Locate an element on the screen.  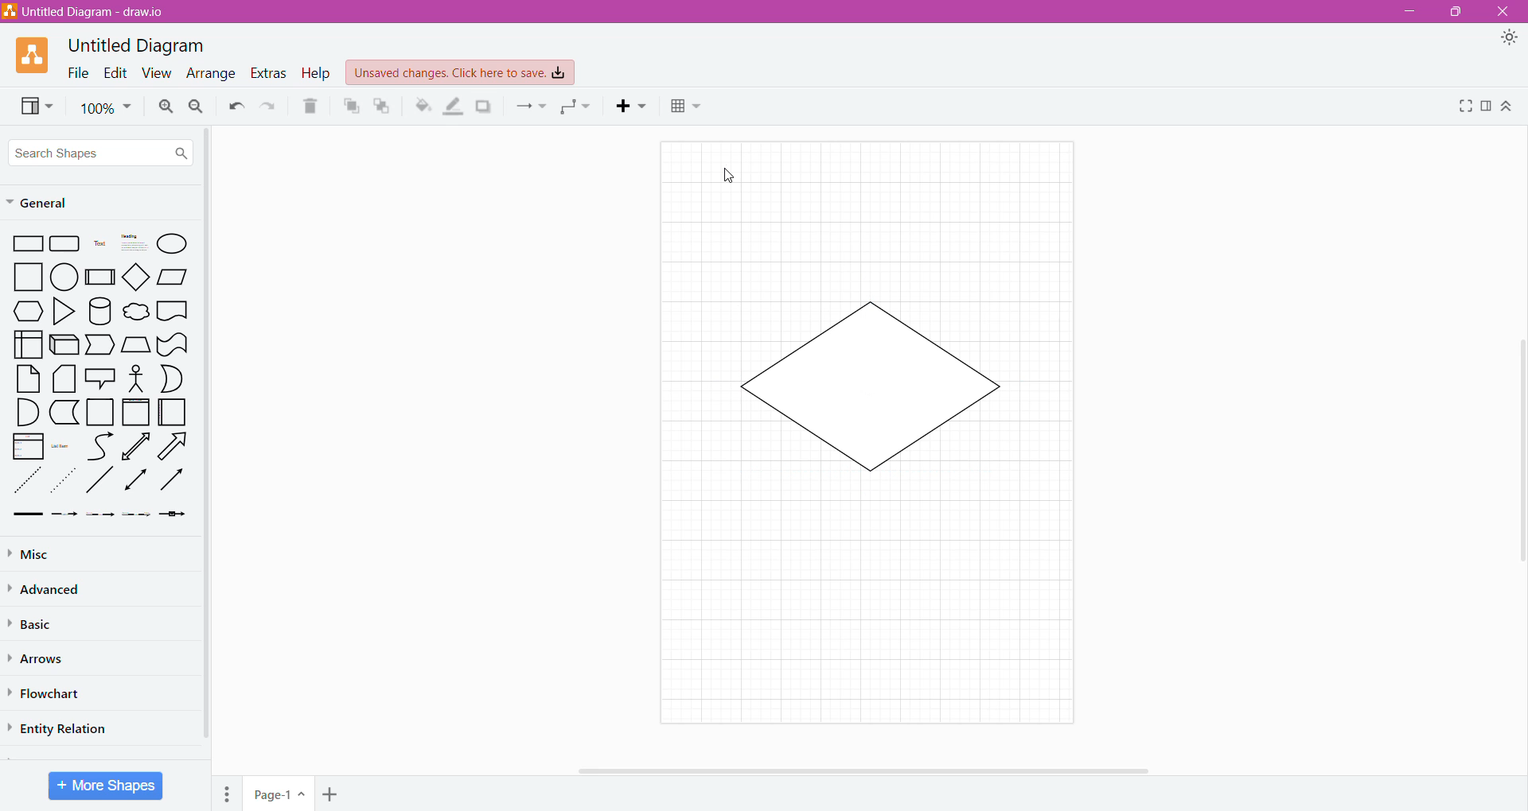
Undo is located at coordinates (235, 107).